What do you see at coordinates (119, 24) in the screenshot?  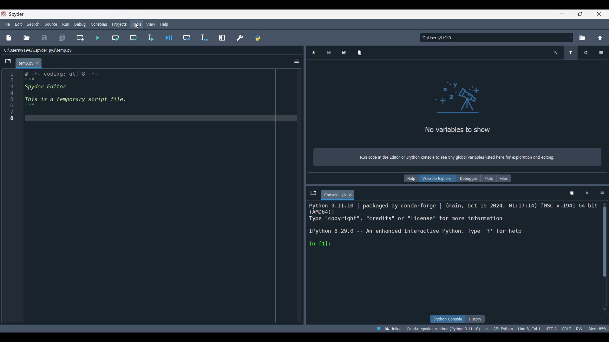 I see `Projects menu` at bounding box center [119, 24].